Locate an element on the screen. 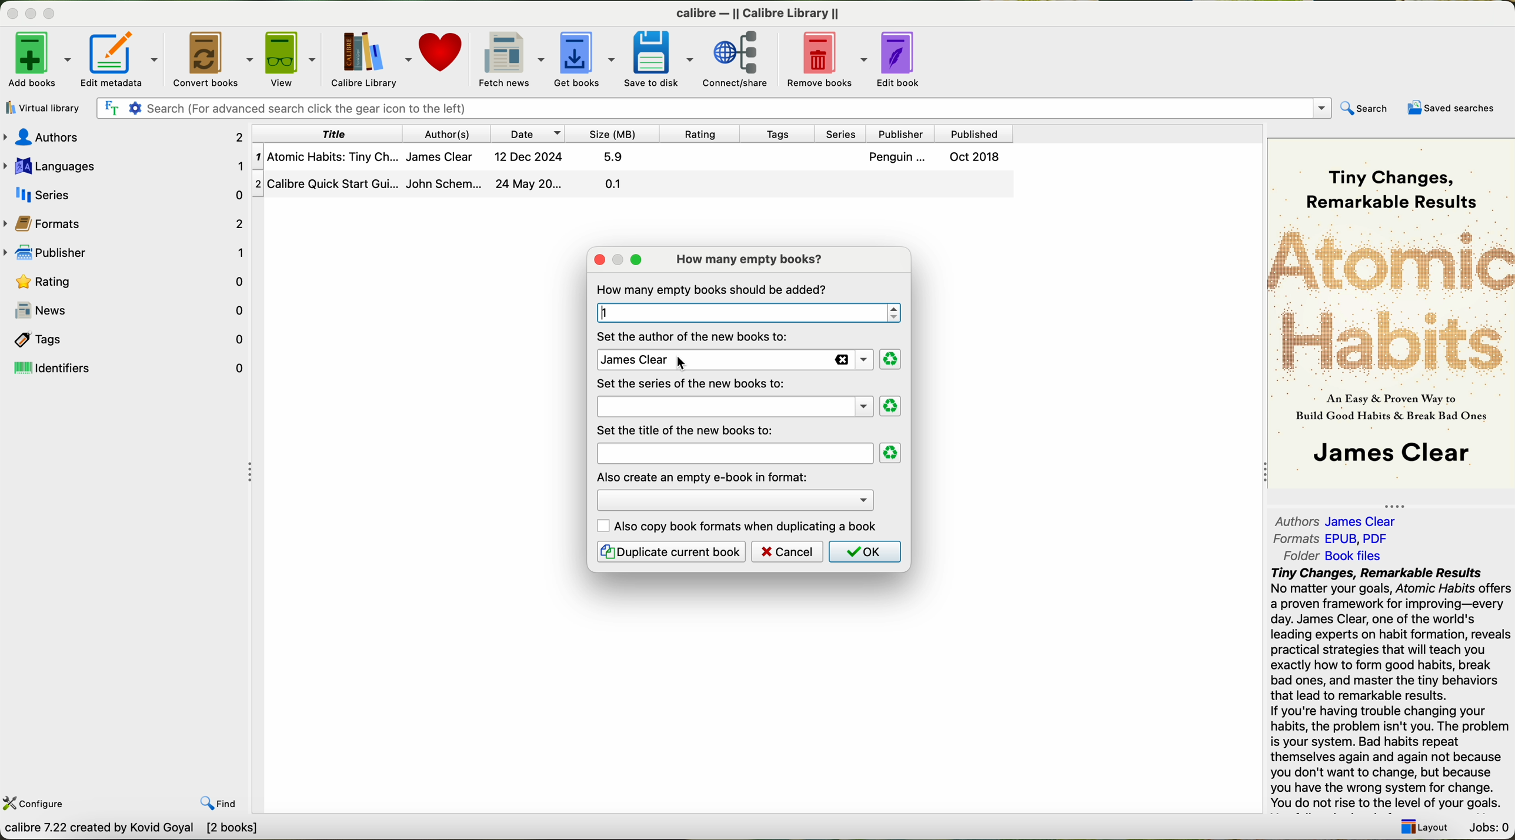  series is located at coordinates (848, 133).